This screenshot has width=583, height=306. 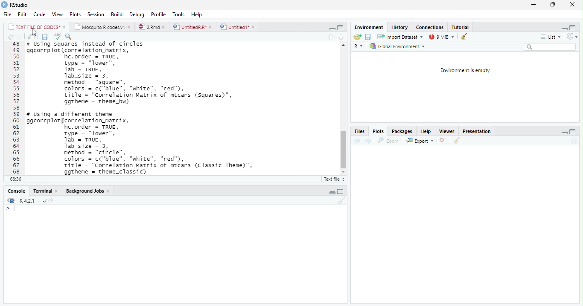 What do you see at coordinates (390, 141) in the screenshot?
I see `zoom` at bounding box center [390, 141].